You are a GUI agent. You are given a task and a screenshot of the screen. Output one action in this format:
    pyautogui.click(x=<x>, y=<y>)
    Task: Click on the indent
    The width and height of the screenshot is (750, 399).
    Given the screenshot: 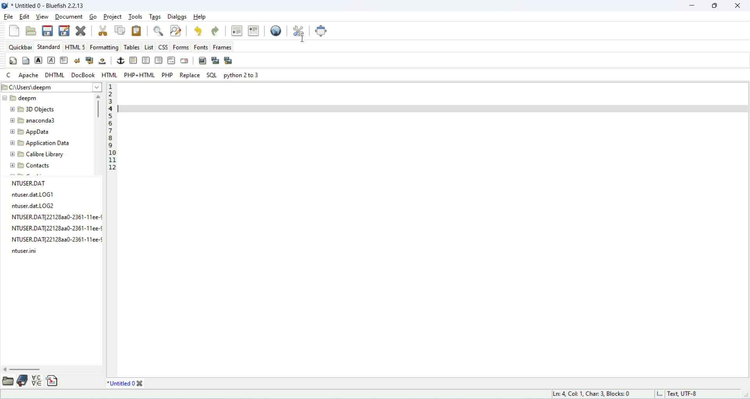 What is the action you would take?
    pyautogui.click(x=254, y=30)
    